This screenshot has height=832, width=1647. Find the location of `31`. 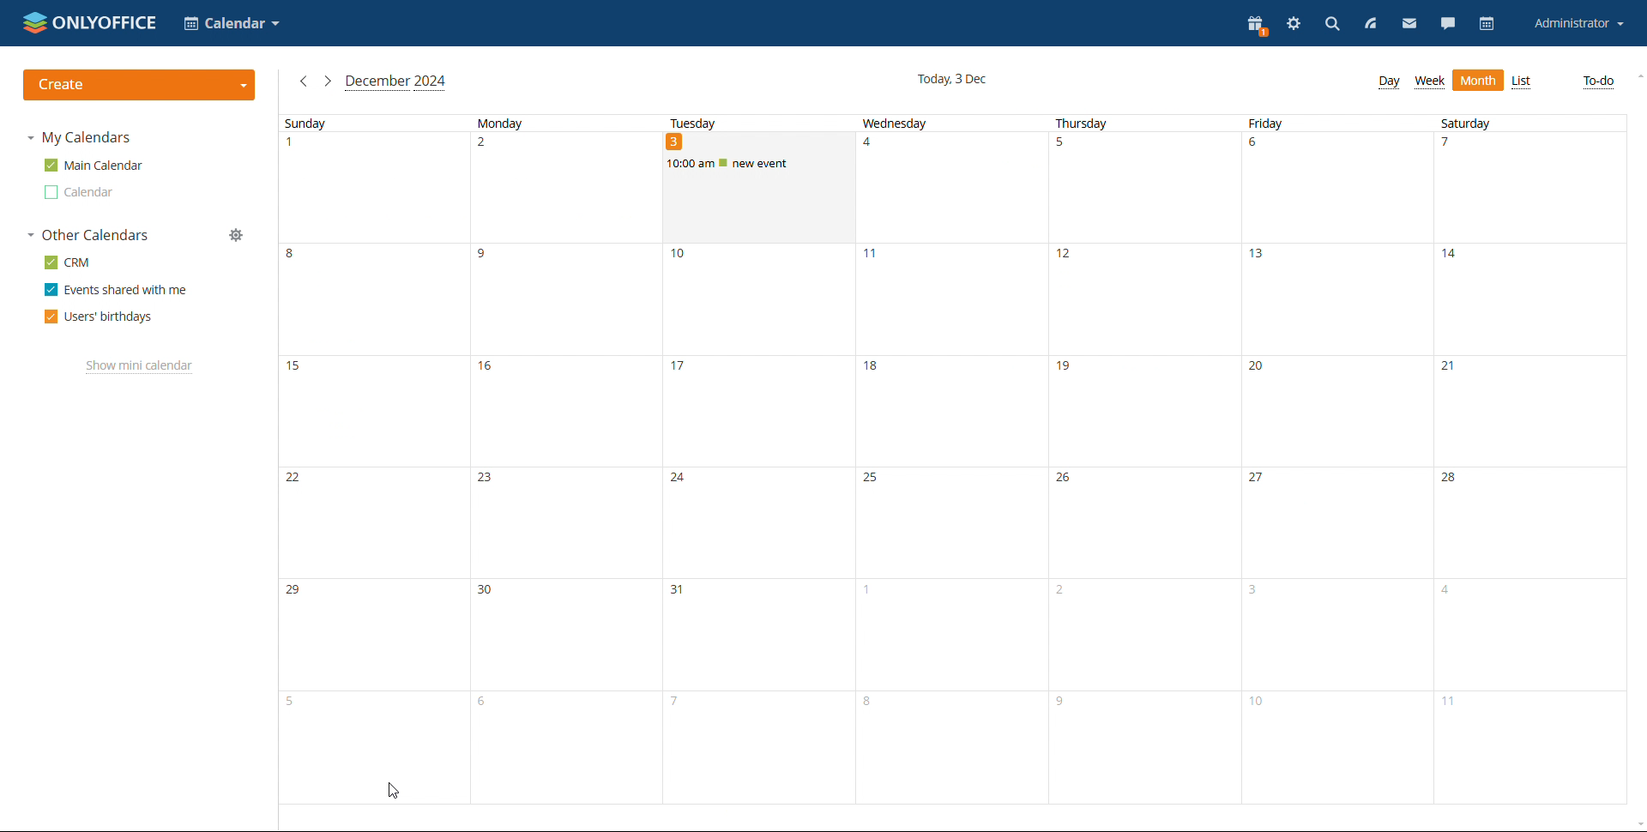

31 is located at coordinates (754, 636).